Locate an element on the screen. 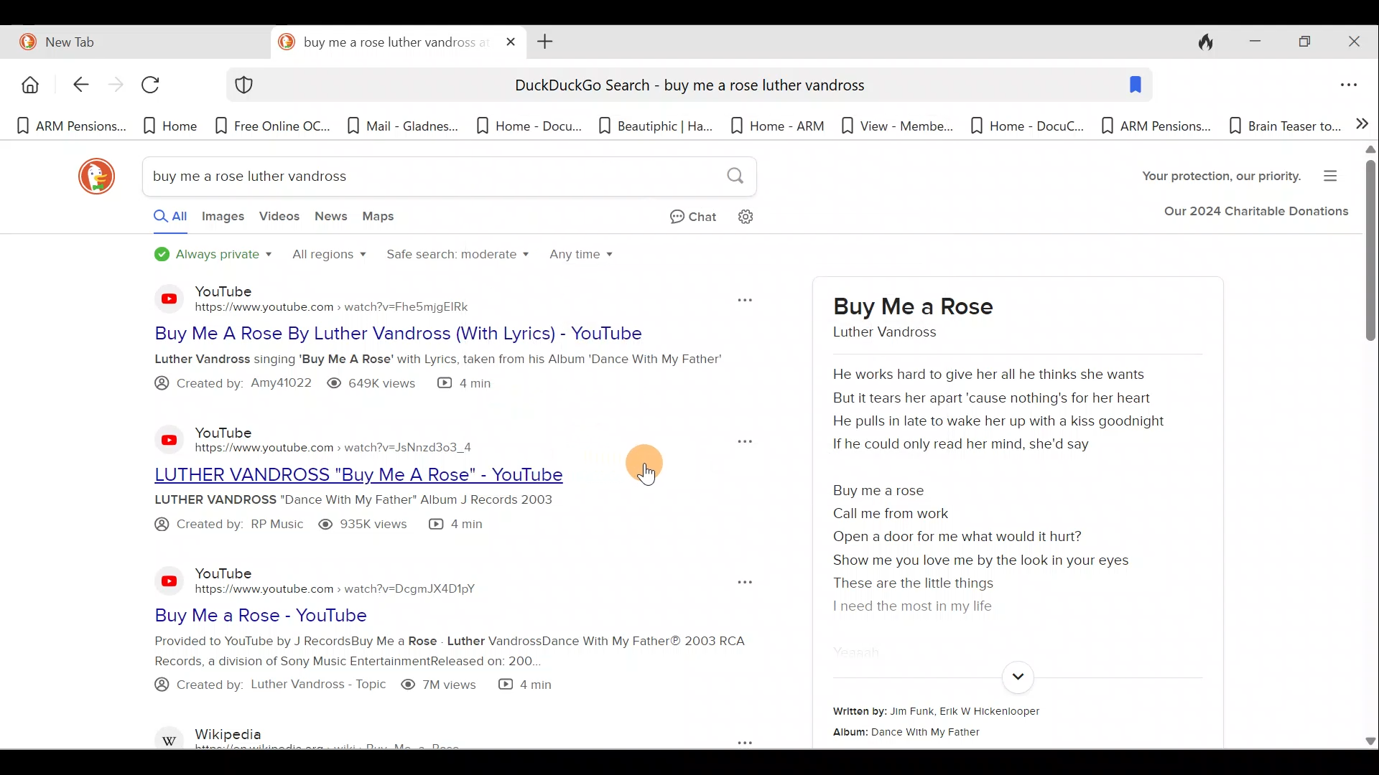  Always private is located at coordinates (214, 255).